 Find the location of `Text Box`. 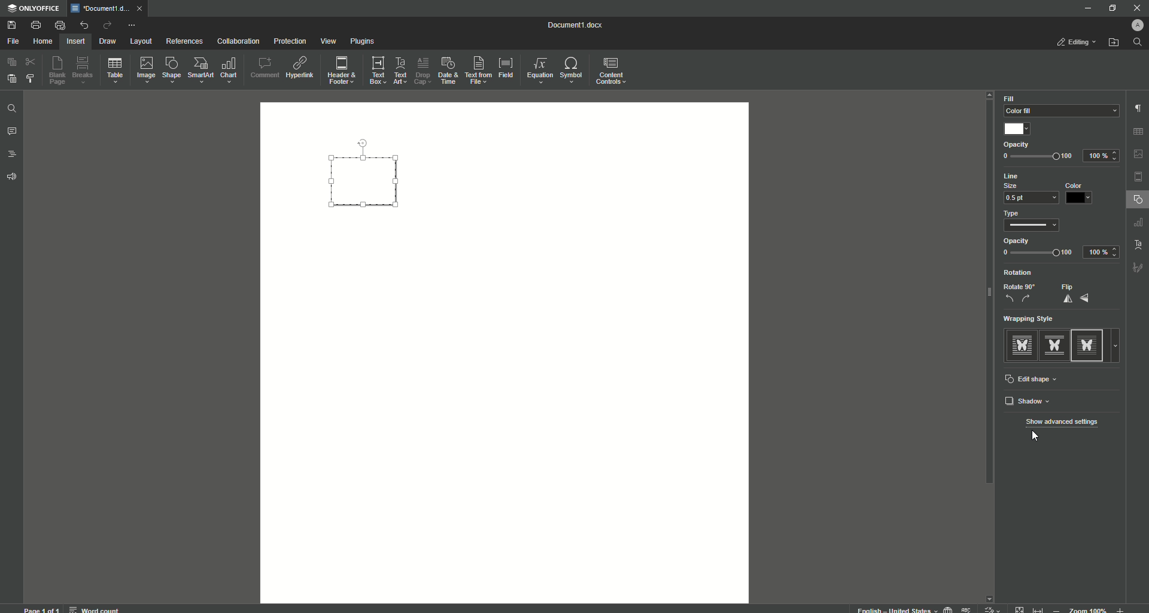

Text Box is located at coordinates (366, 175).